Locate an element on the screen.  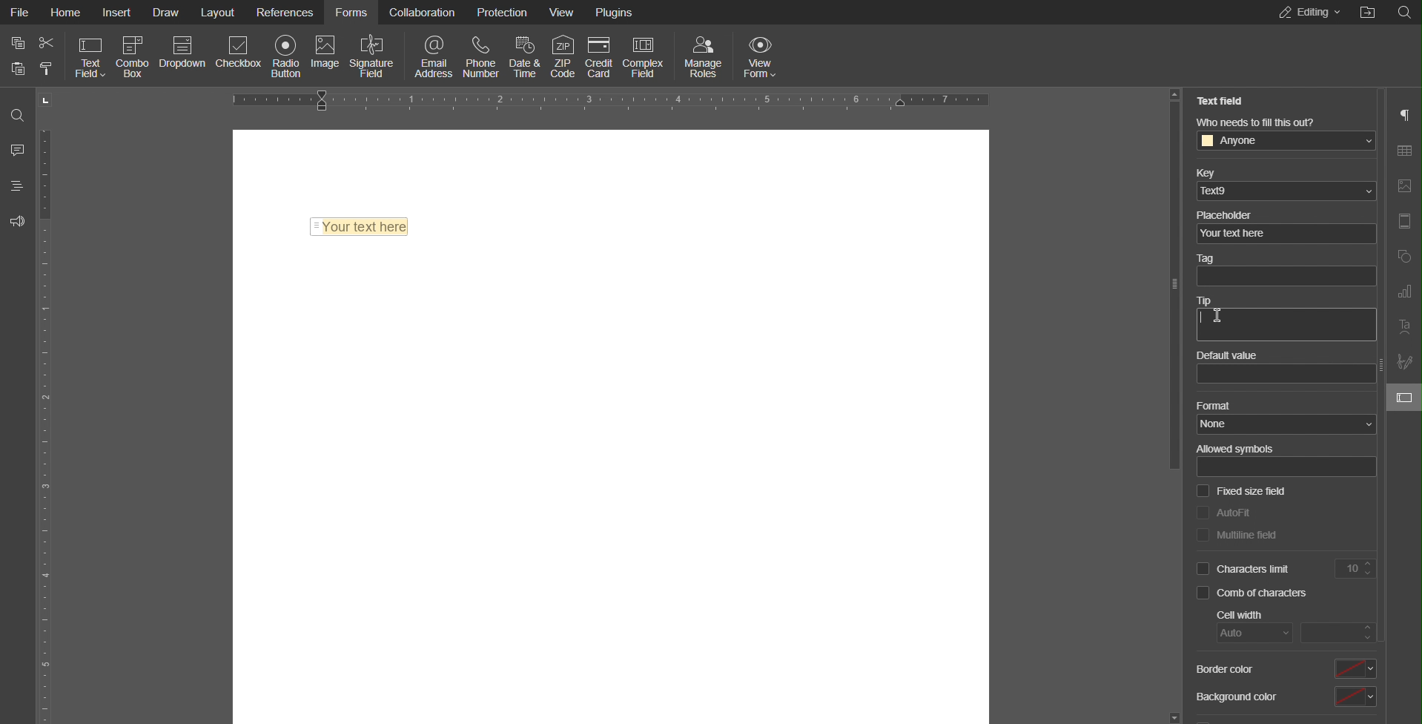
Comments is located at coordinates (18, 148).